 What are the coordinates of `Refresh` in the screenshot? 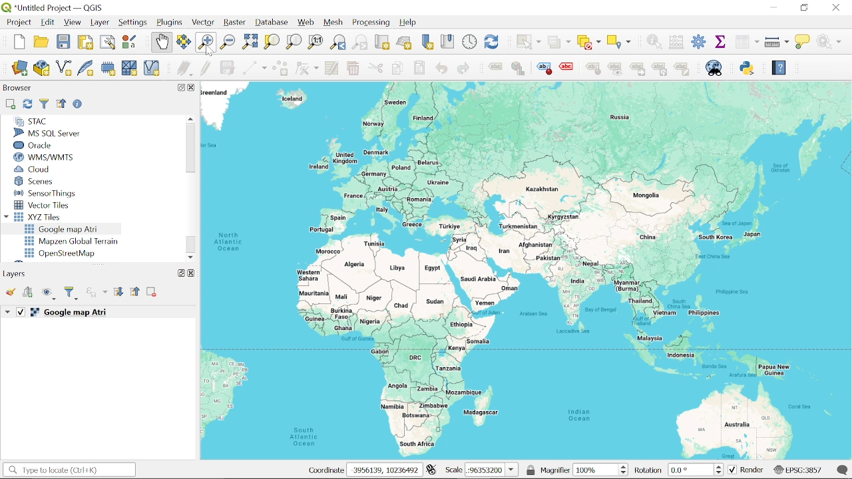 It's located at (27, 104).